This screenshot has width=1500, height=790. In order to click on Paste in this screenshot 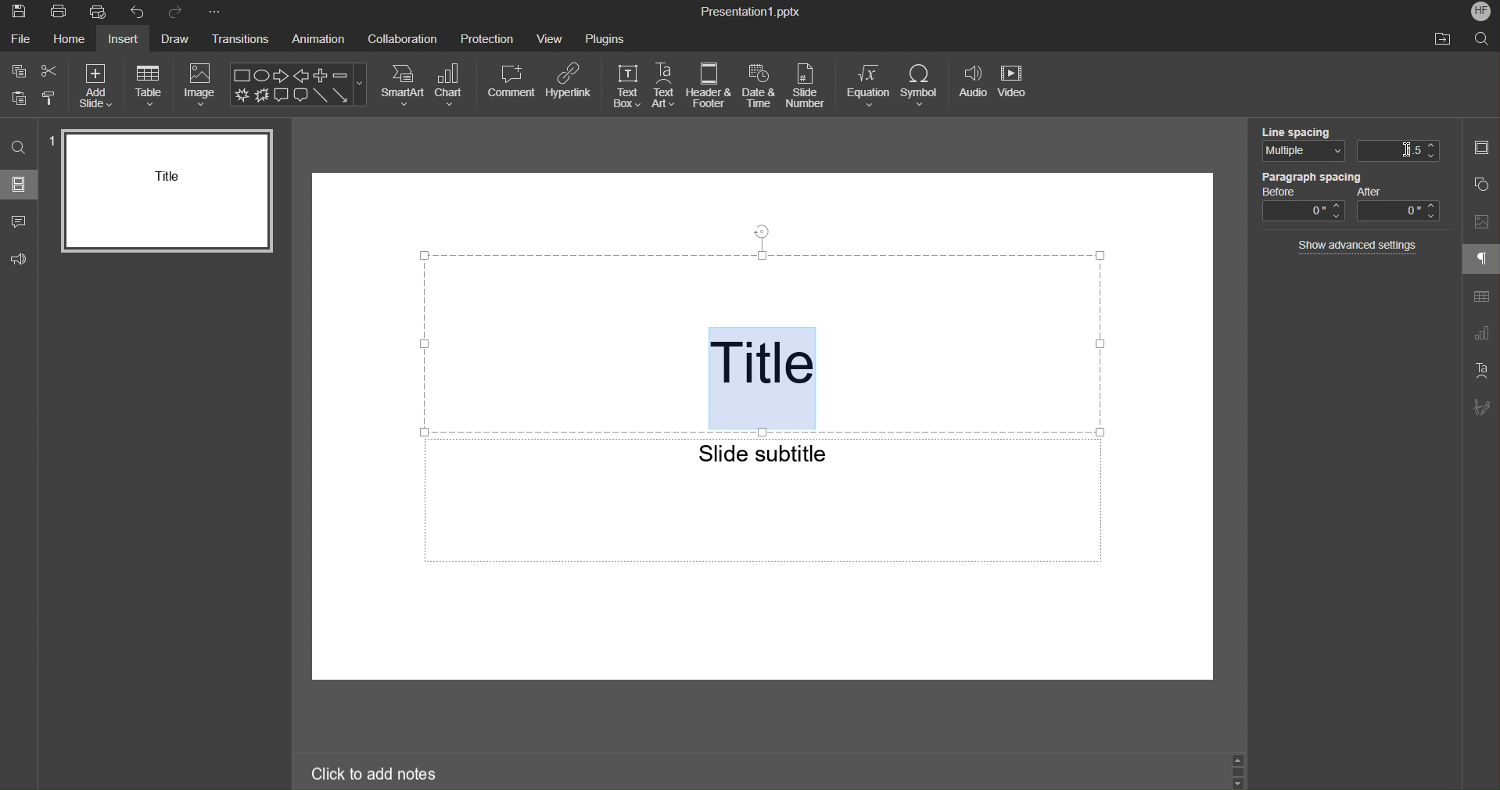, I will do `click(16, 97)`.